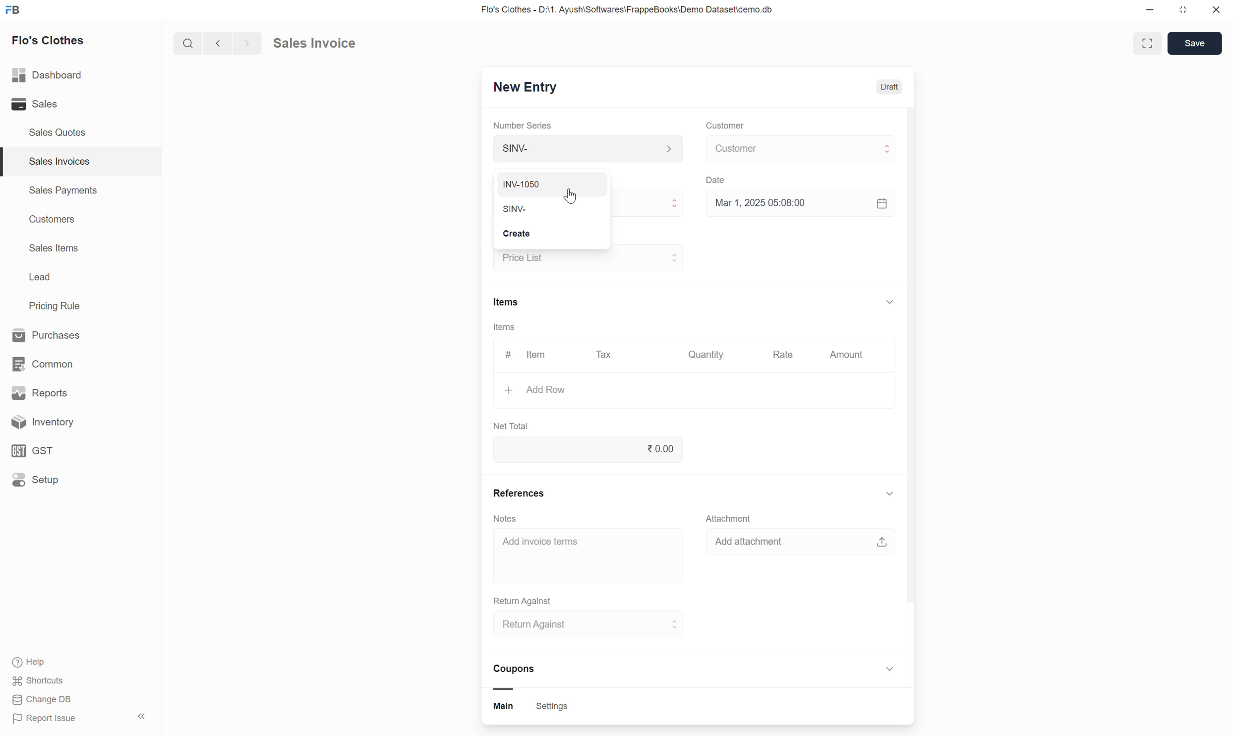 The height and width of the screenshot is (736, 1233). Describe the element at coordinates (636, 11) in the screenshot. I see `Flo's Clothes - D:\1. Ayush\Softwares\FrappeBooks\Demo Dataset\demo.db` at that location.